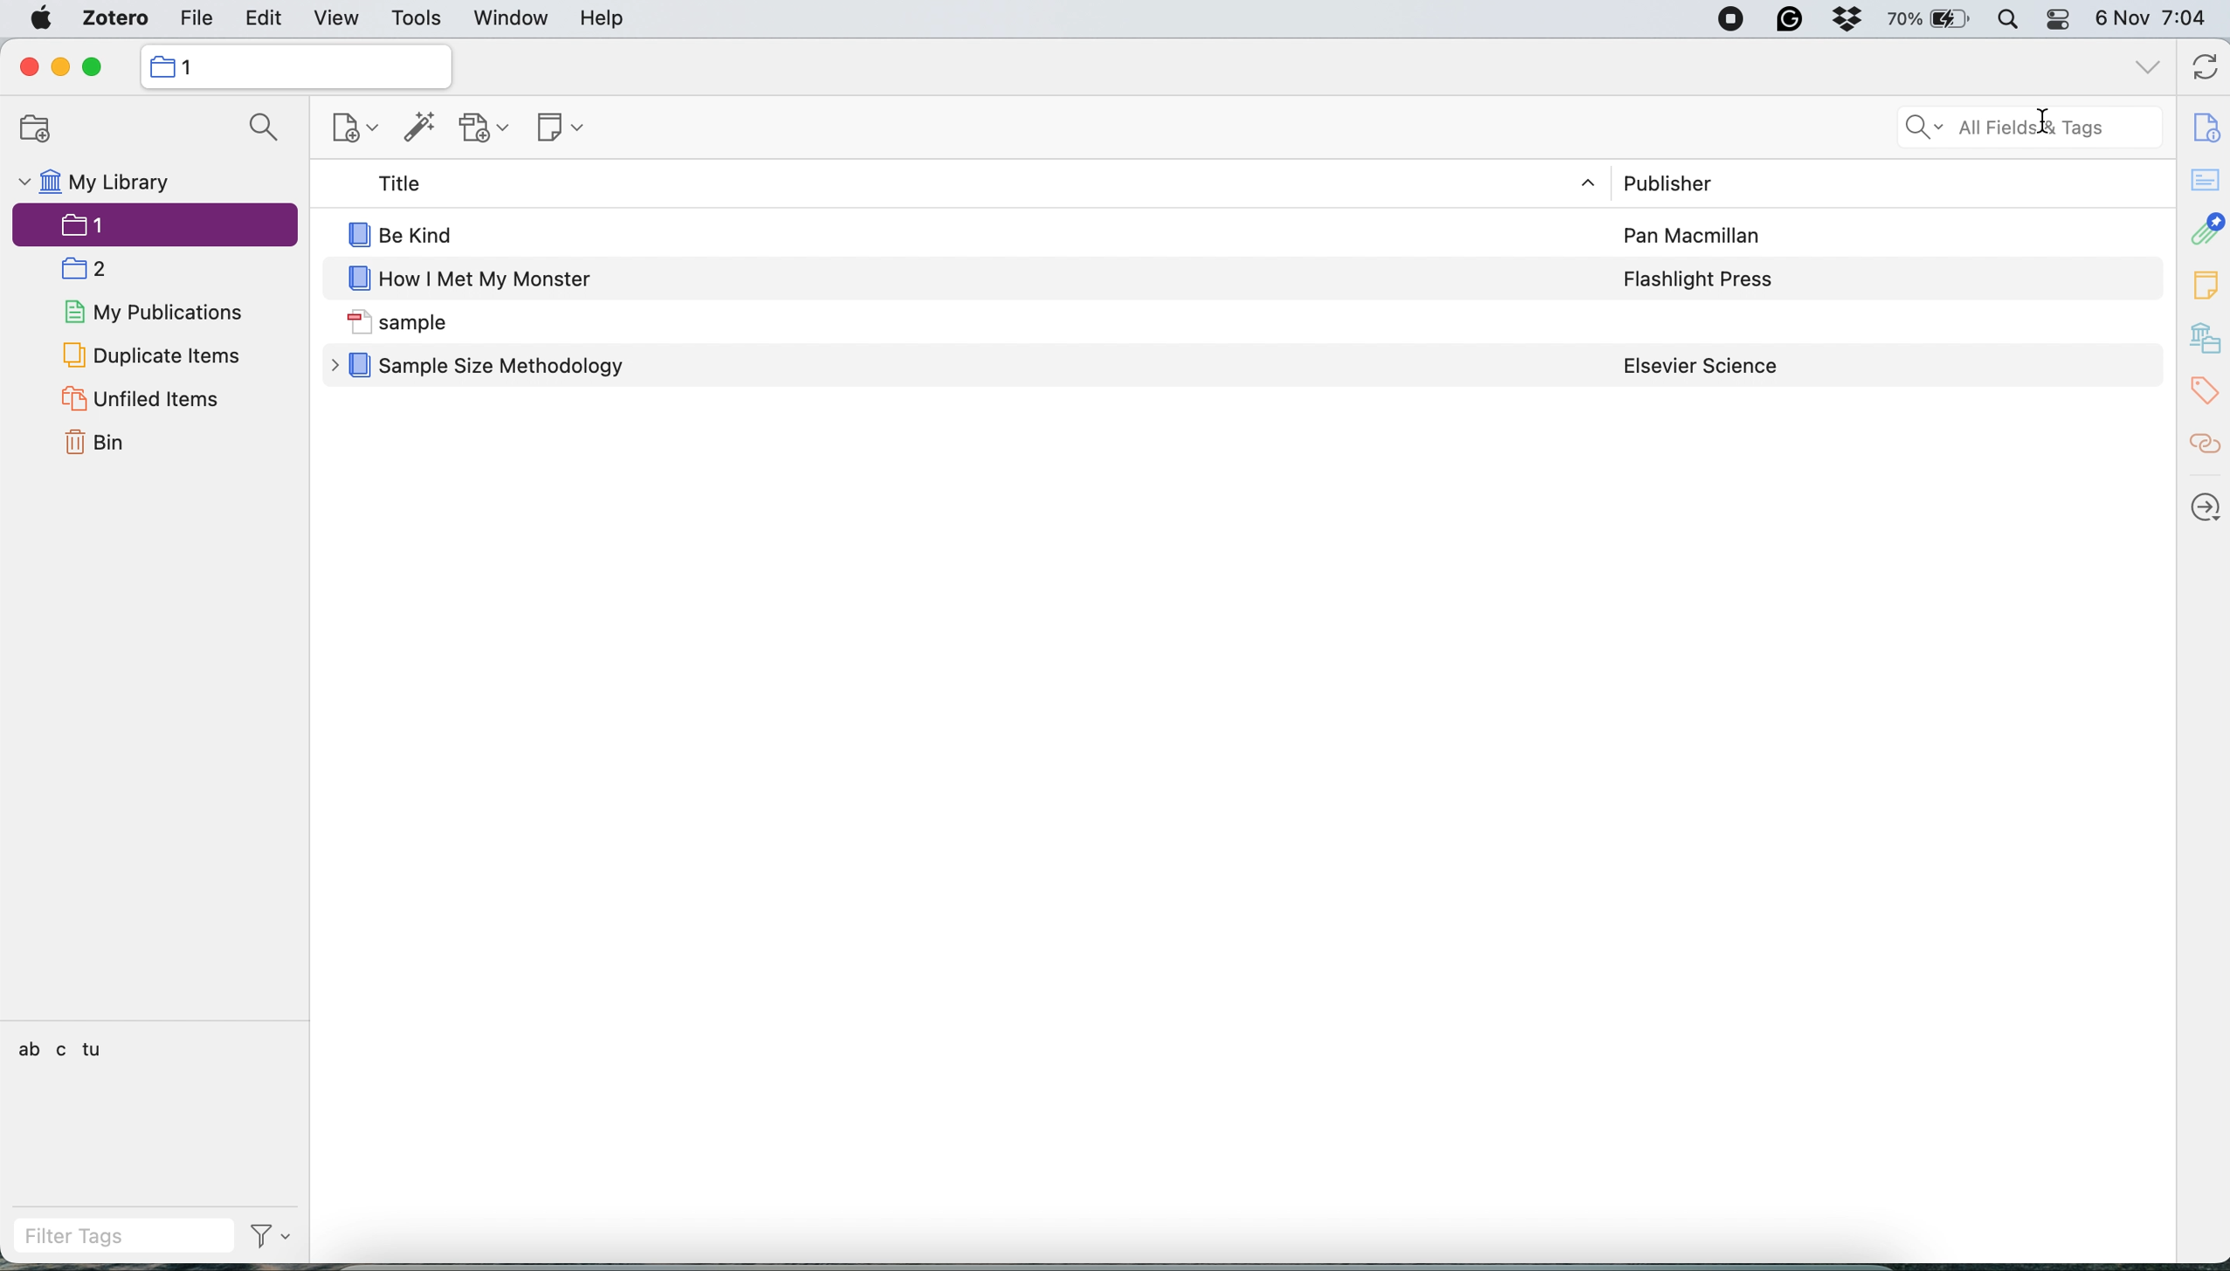  Describe the element at coordinates (1853, 20) in the screenshot. I see `dropbox` at that location.